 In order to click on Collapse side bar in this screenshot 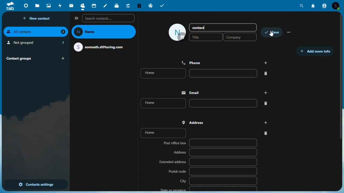, I will do `click(76, 18)`.